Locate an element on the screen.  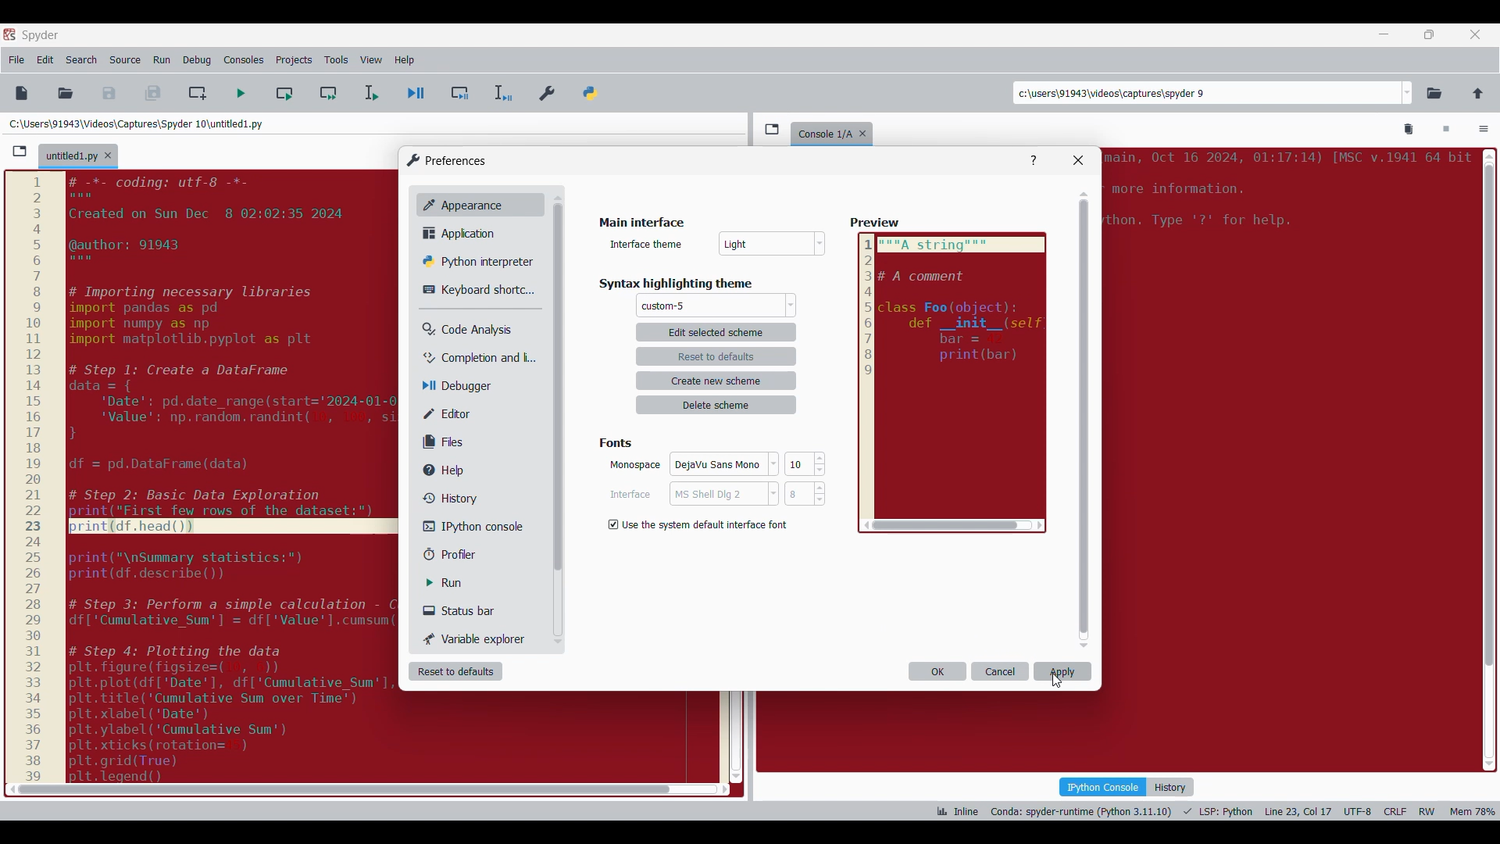
Run current cell and go to next one is located at coordinates (328, 93).